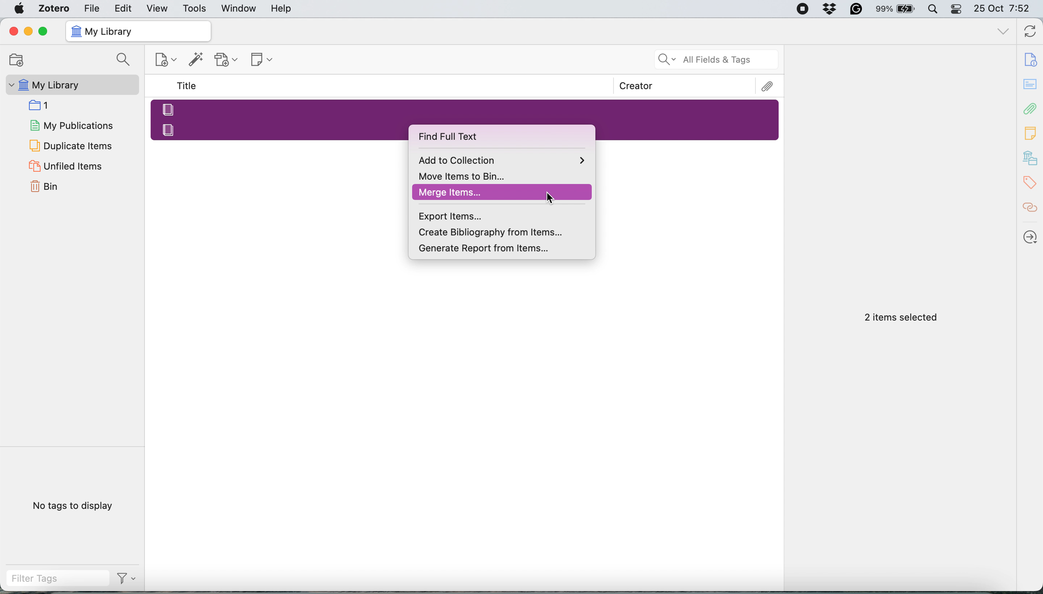  Describe the element at coordinates (503, 193) in the screenshot. I see `Merge Items... ` at that location.